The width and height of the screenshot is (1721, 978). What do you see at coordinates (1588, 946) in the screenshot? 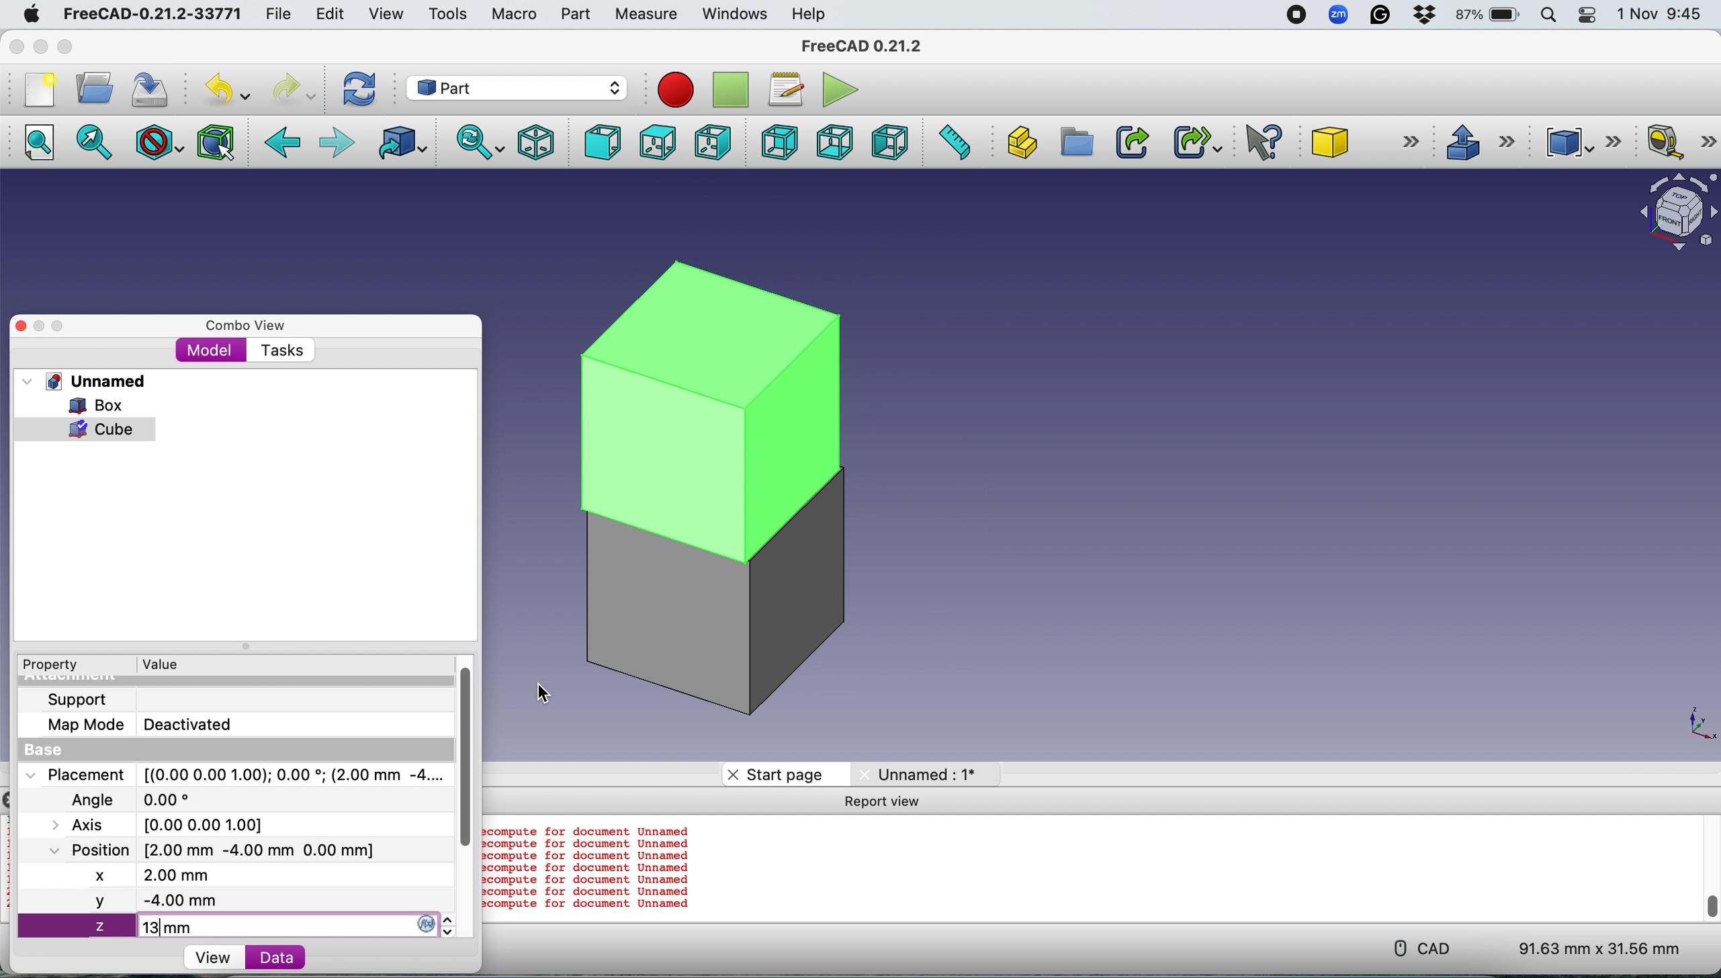
I see `91.63 mm x 31.56 mm` at bounding box center [1588, 946].